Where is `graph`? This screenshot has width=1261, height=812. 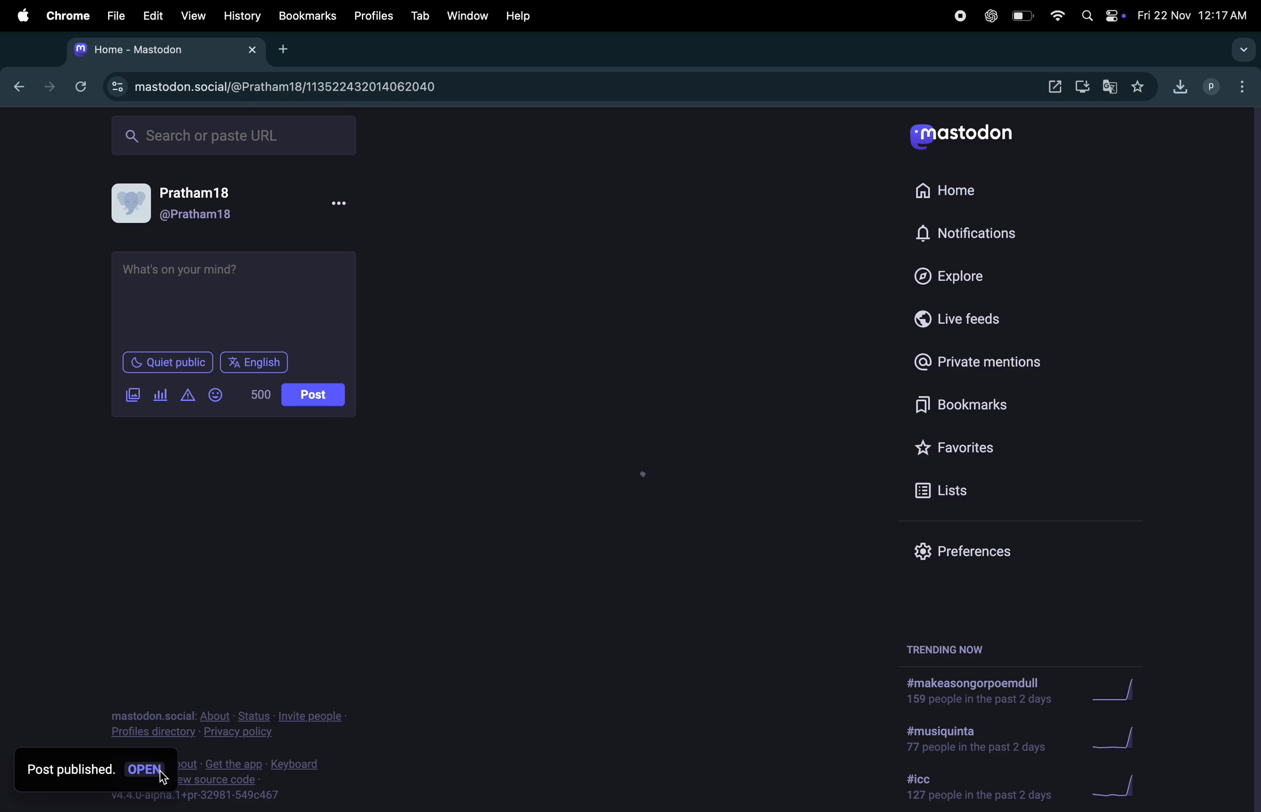 graph is located at coordinates (1120, 789).